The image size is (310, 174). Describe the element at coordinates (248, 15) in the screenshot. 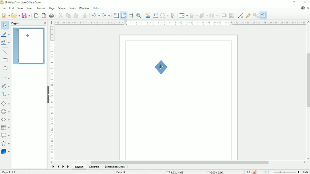

I see `Show gluepoint functions` at that location.